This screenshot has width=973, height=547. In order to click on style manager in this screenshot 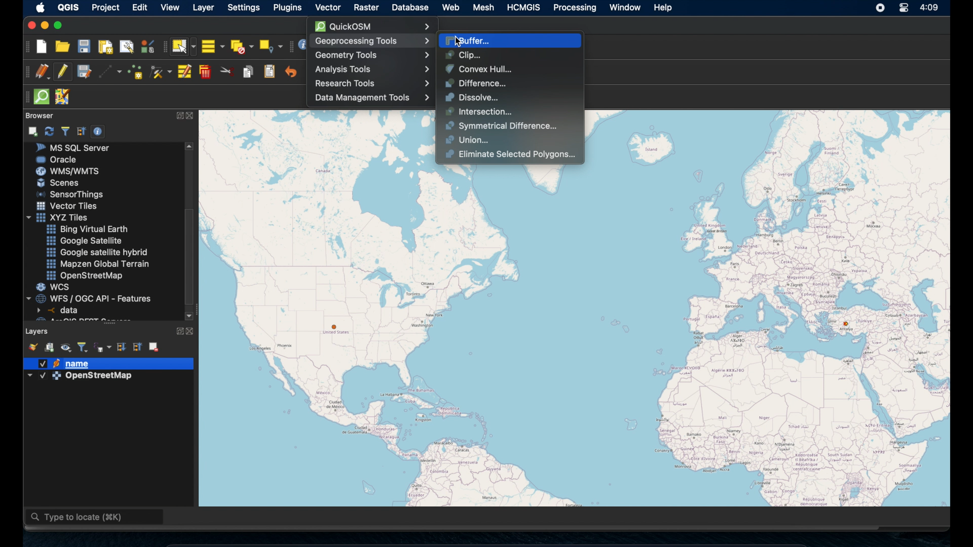, I will do `click(32, 346)`.